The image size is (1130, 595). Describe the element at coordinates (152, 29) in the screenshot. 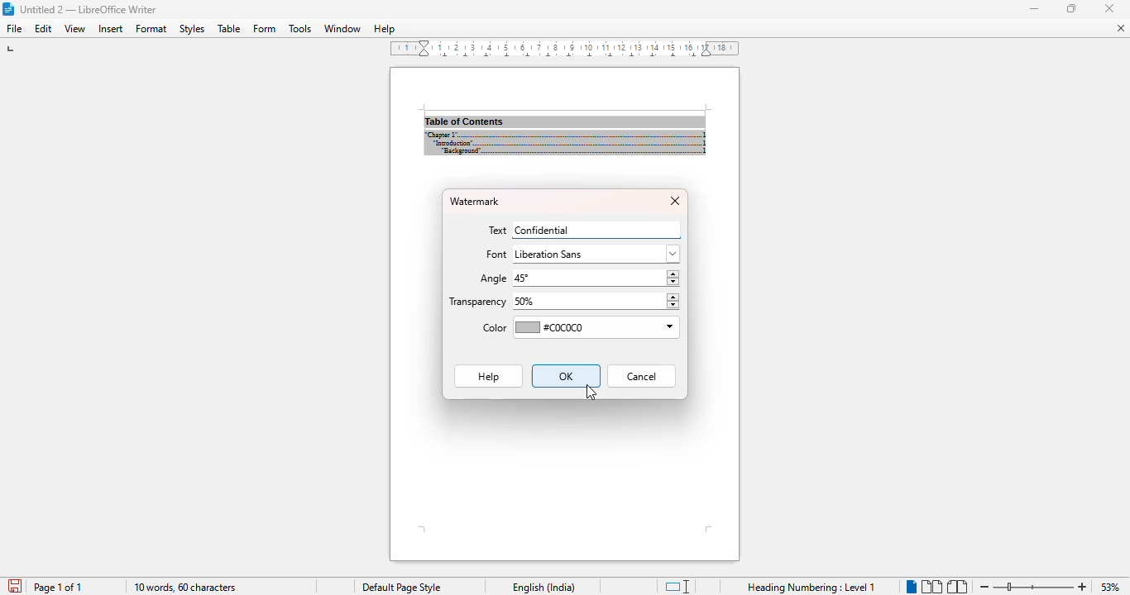

I see `format` at that location.